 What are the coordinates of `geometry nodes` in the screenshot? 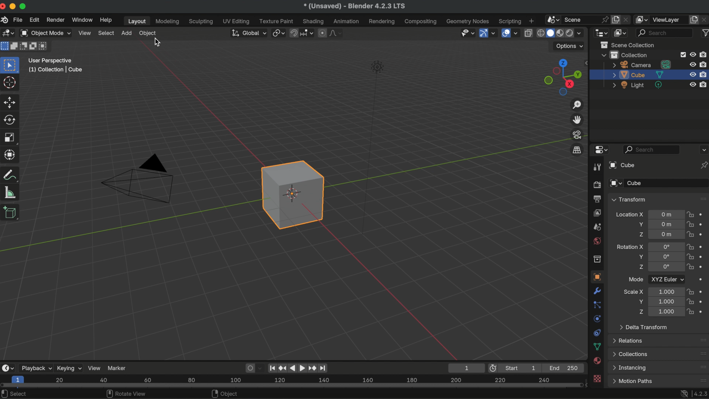 It's located at (468, 21).